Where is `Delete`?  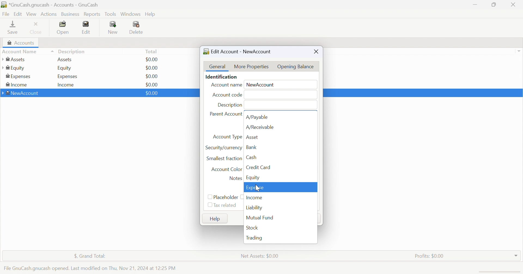 Delete is located at coordinates (138, 28).